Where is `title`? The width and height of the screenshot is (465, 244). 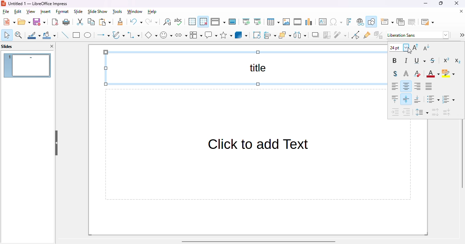 title is located at coordinates (243, 68).